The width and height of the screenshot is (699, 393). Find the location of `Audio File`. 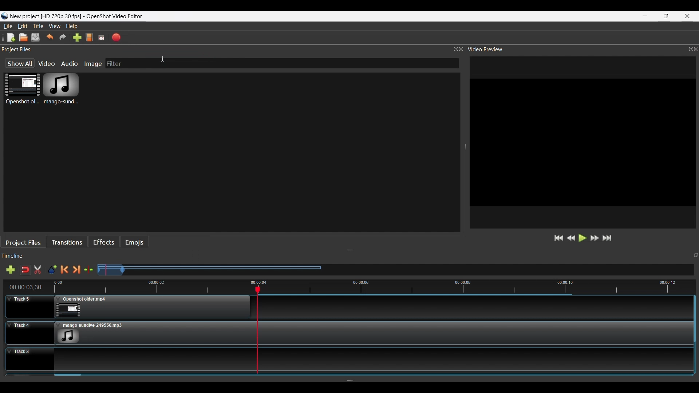

Audio File is located at coordinates (61, 89).